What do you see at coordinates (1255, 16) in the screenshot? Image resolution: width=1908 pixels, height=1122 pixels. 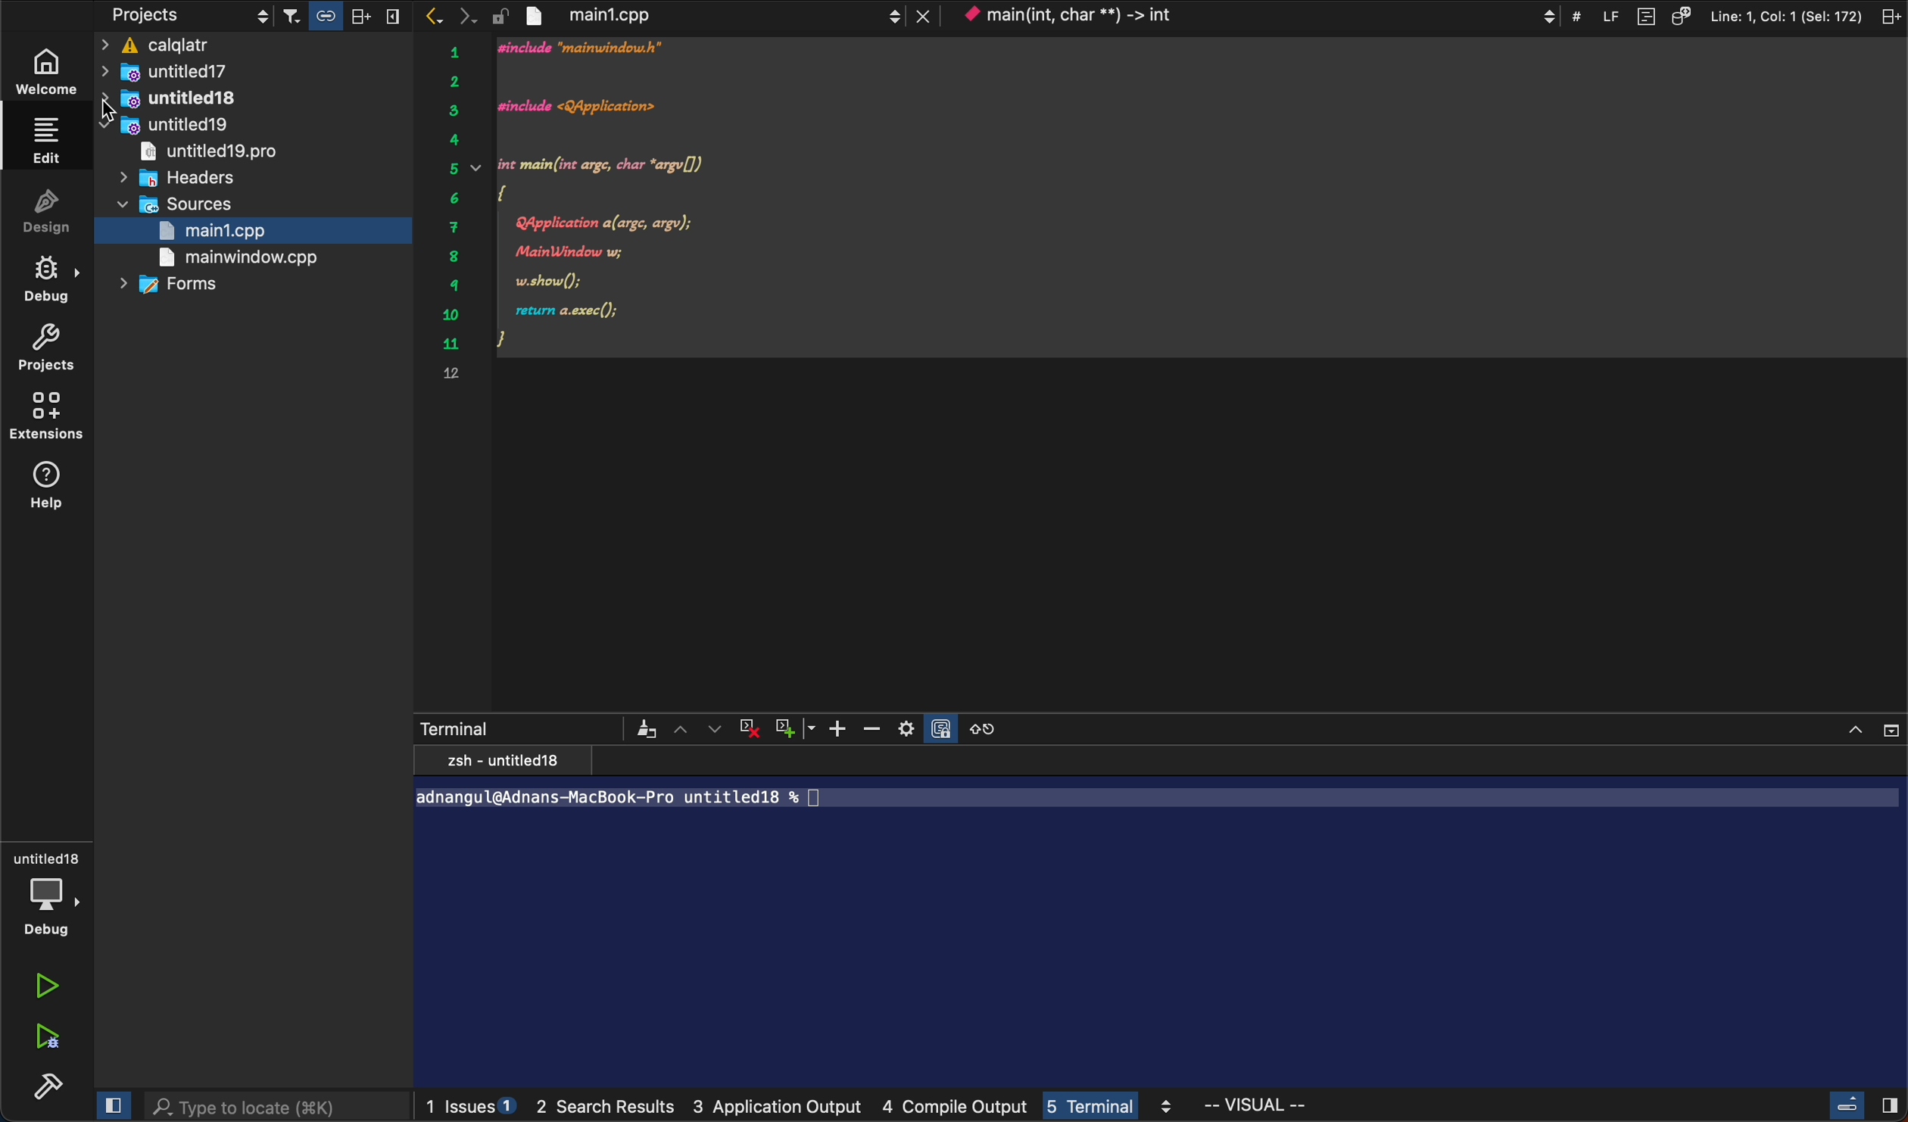 I see `context` at bounding box center [1255, 16].